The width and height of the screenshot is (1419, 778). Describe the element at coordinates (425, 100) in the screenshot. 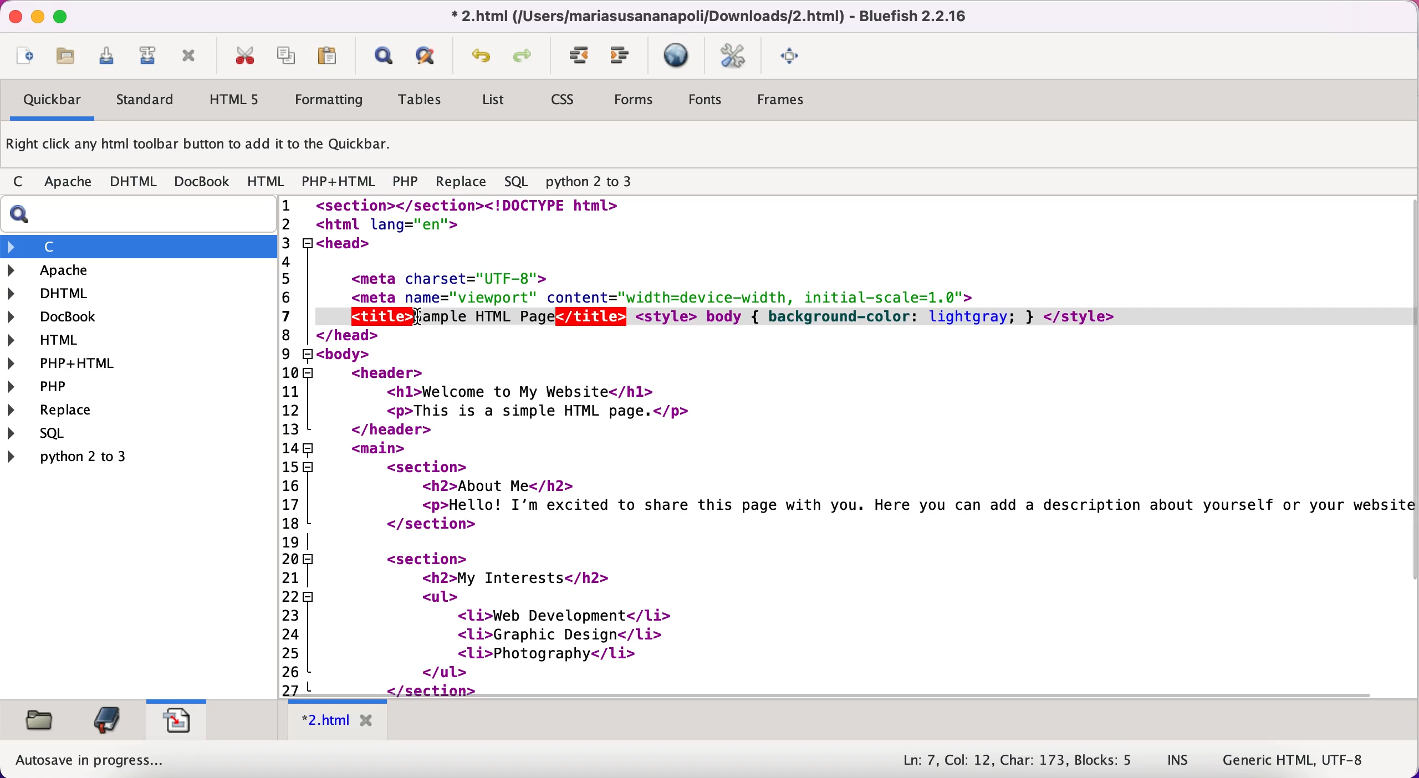

I see `tables` at that location.